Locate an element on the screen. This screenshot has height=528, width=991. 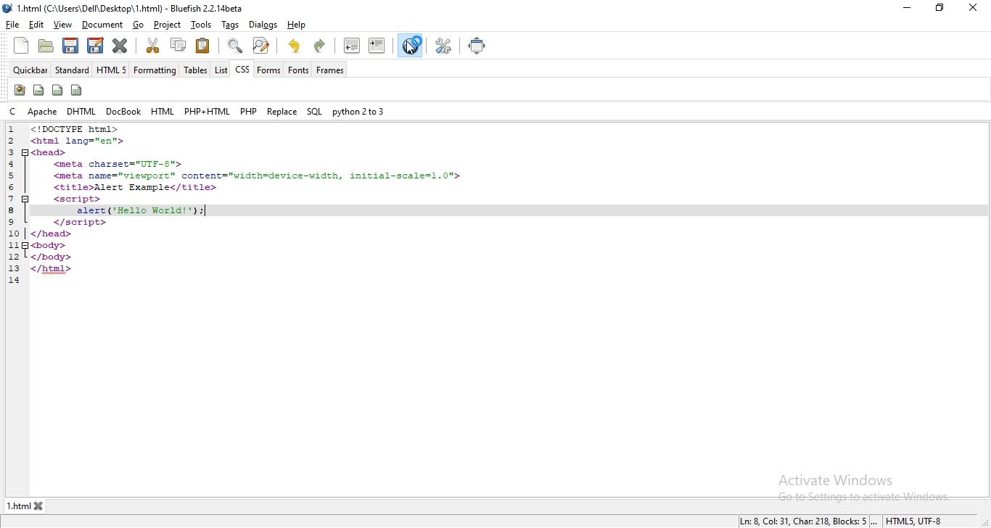
full screen is located at coordinates (481, 46).